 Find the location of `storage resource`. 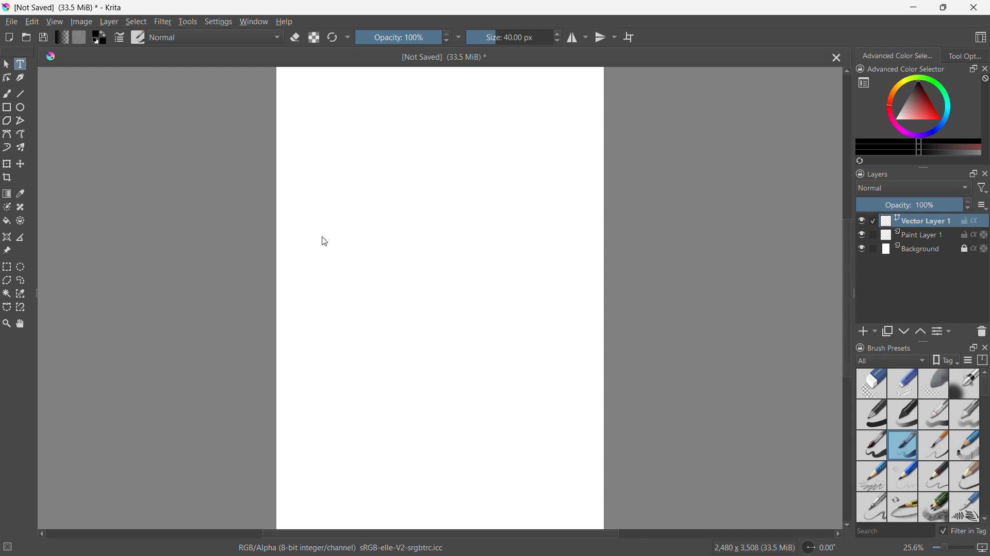

storage resource is located at coordinates (983, 360).